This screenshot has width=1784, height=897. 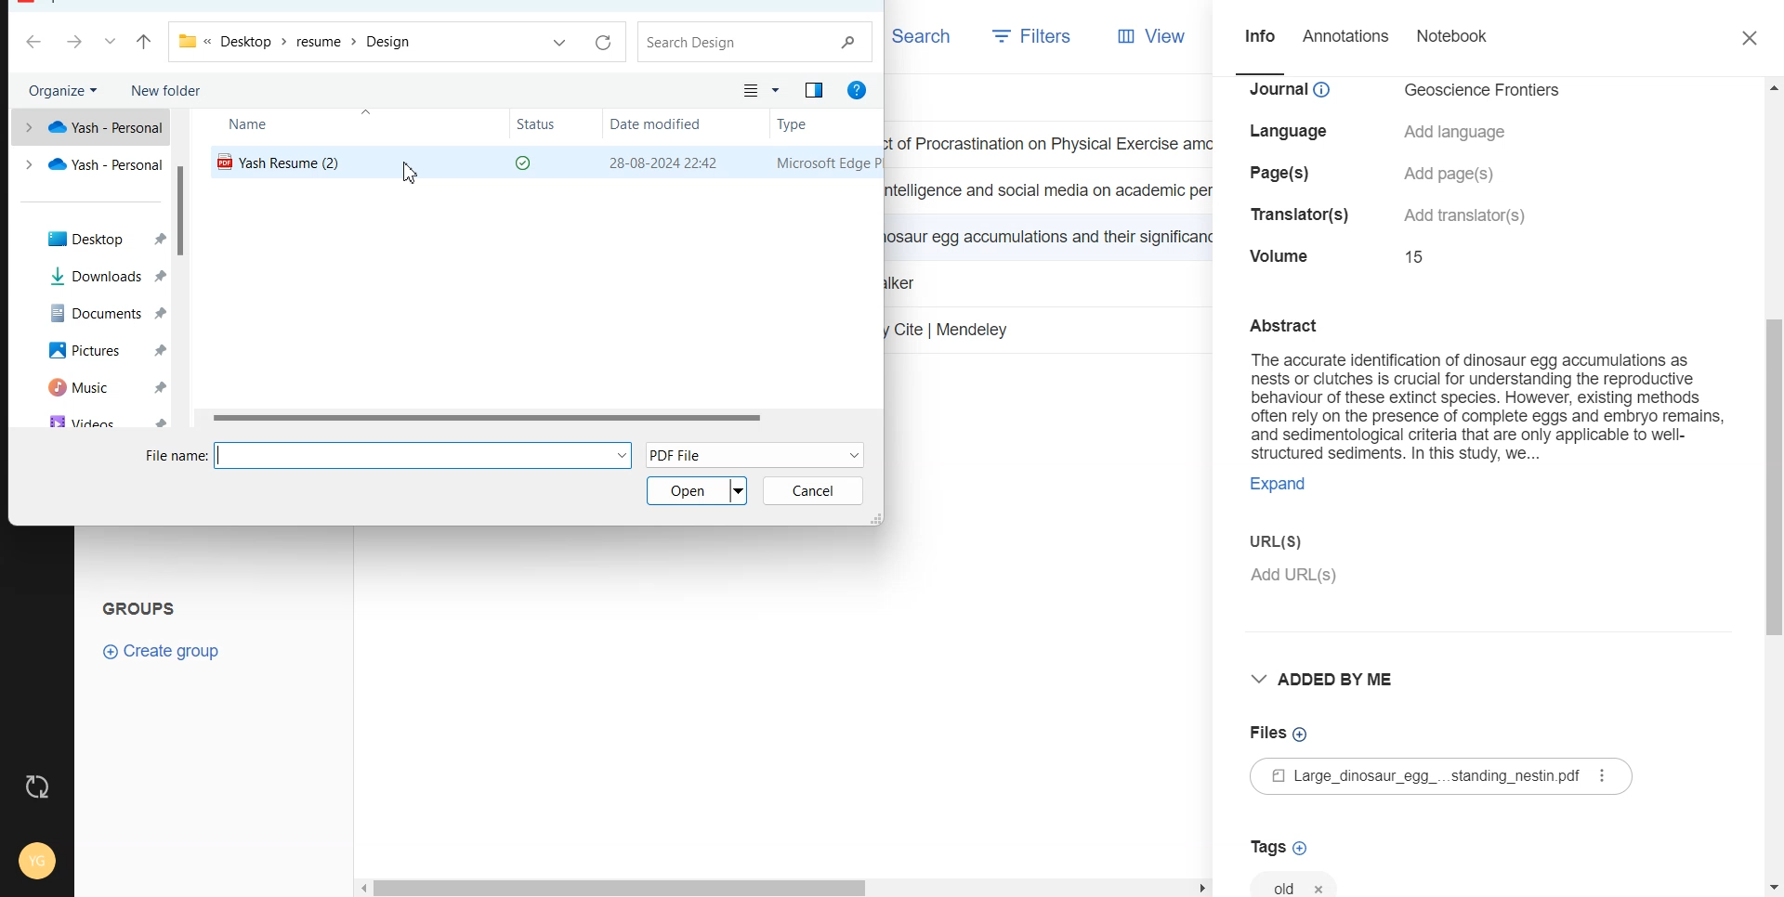 What do you see at coordinates (1413, 777) in the screenshot?
I see `File` at bounding box center [1413, 777].